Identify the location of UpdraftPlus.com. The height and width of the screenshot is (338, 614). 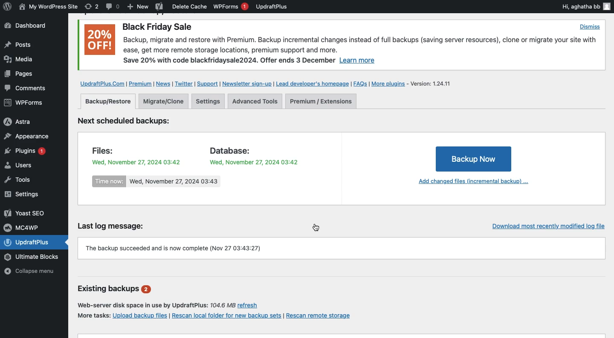
(103, 83).